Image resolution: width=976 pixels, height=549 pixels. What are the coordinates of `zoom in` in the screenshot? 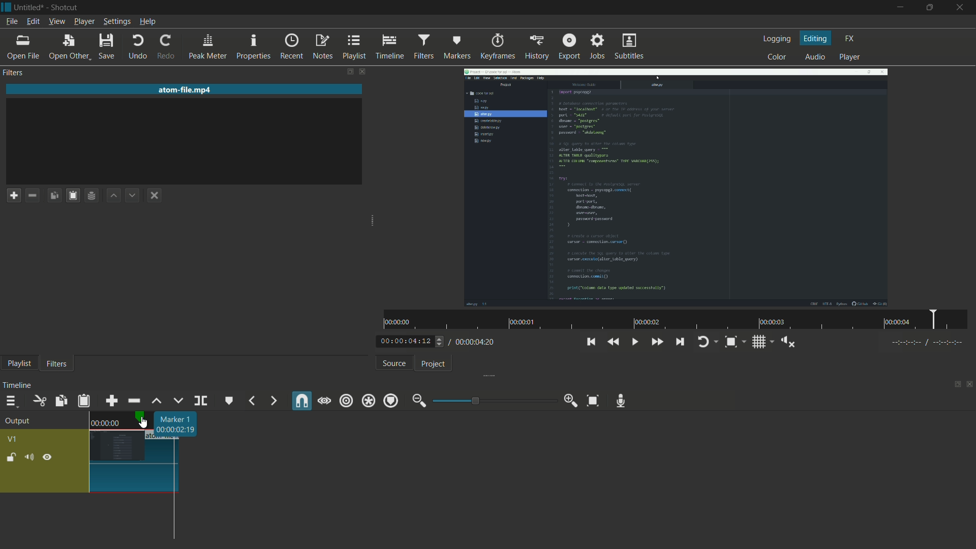 It's located at (571, 401).